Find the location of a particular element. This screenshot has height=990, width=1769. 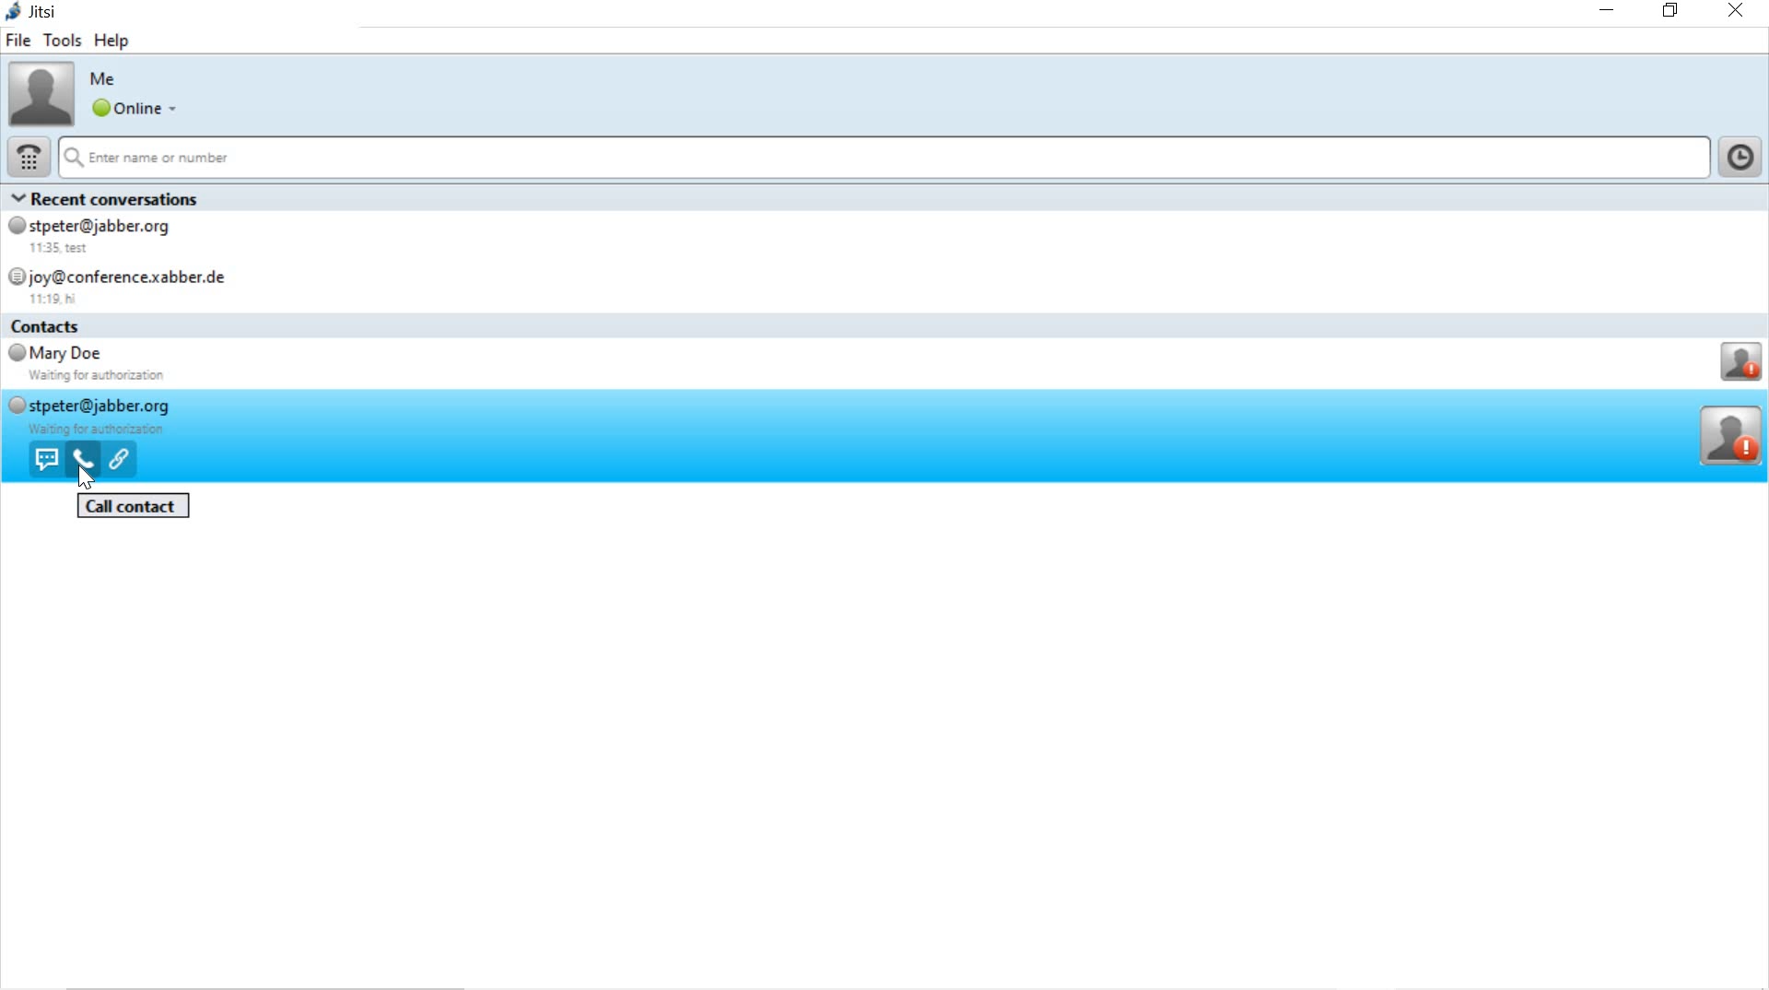

minimize is located at coordinates (1604, 13).